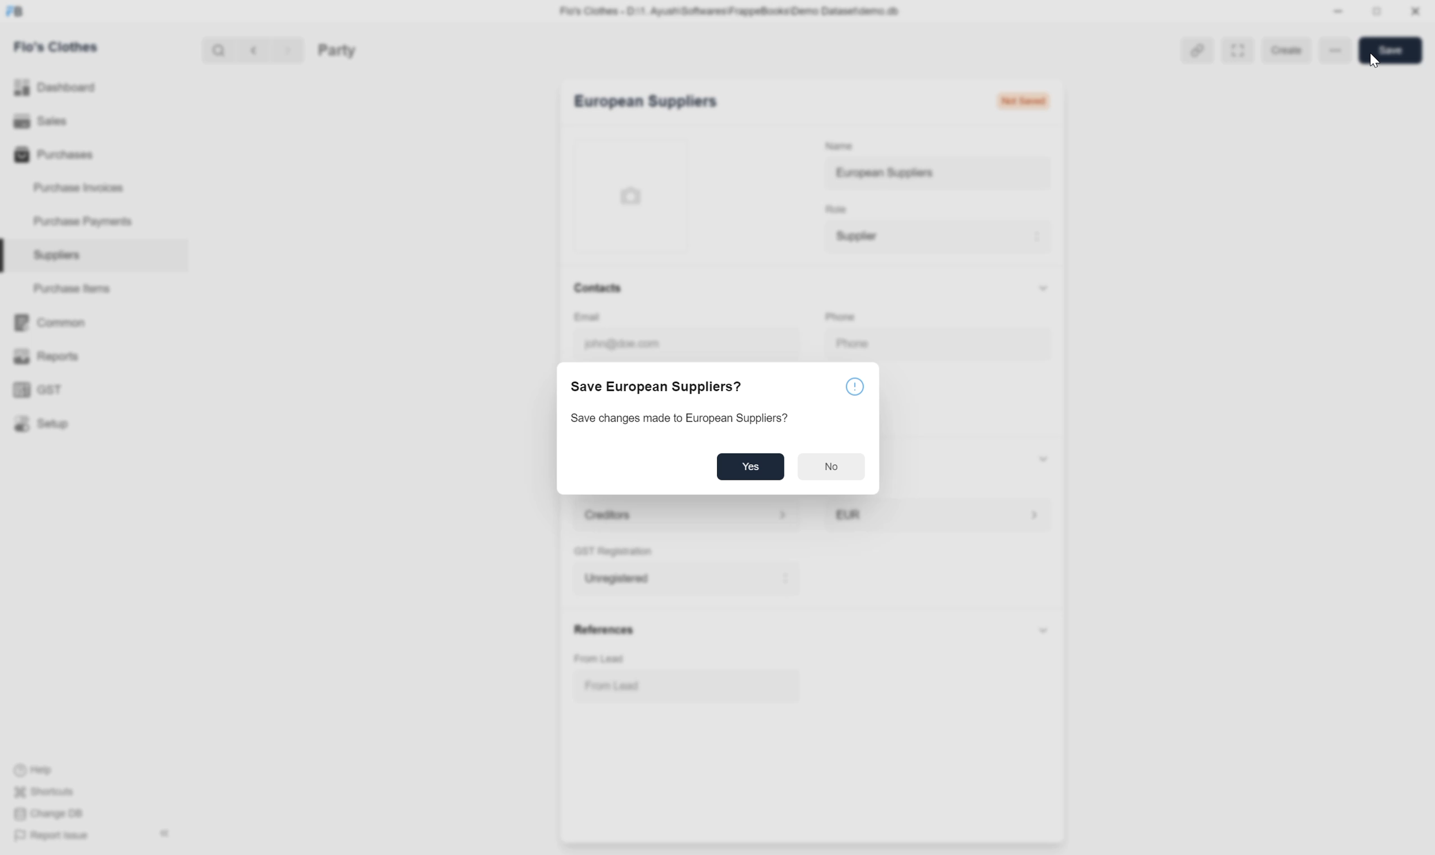 This screenshot has height=855, width=1435. I want to click on search, so click(214, 49).